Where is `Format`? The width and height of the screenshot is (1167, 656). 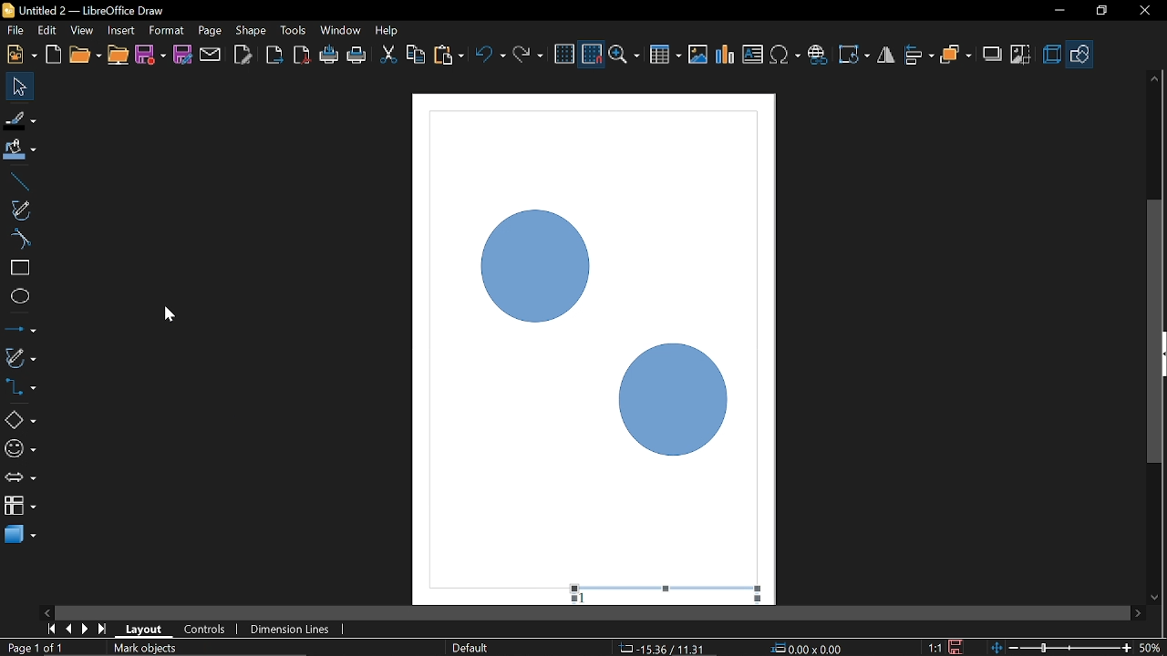
Format is located at coordinates (166, 31).